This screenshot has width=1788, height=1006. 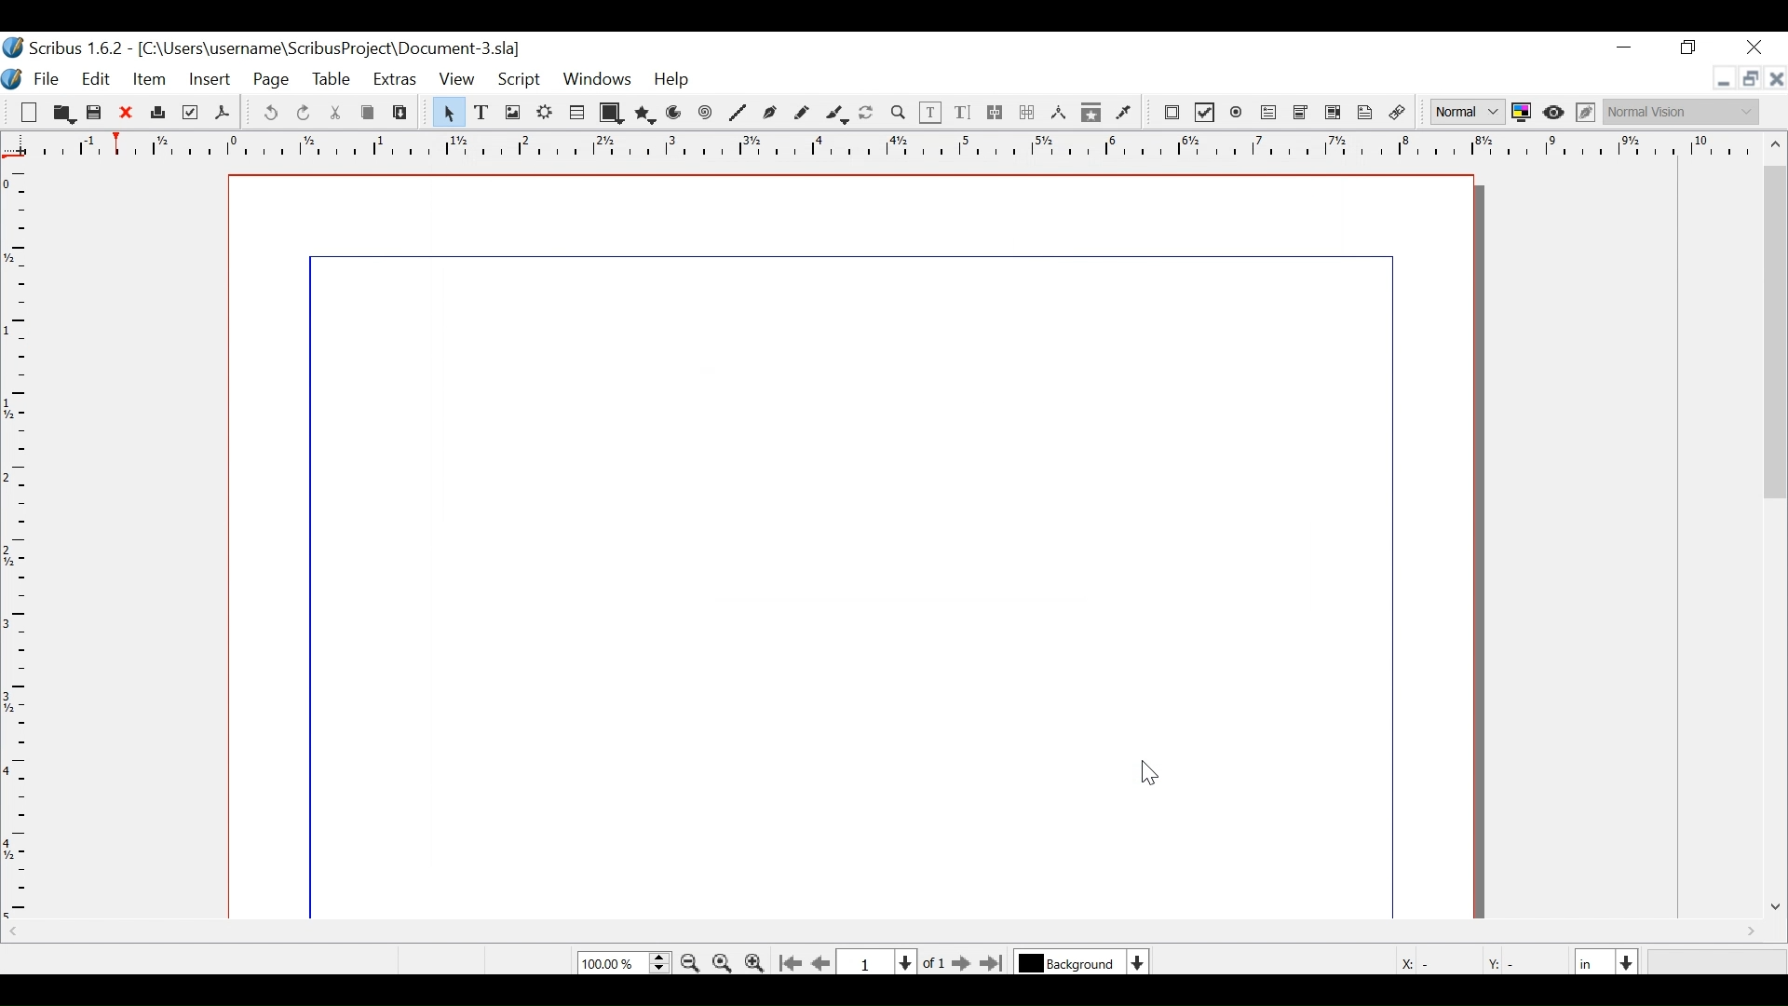 I want to click on minimize, so click(x=1627, y=51).